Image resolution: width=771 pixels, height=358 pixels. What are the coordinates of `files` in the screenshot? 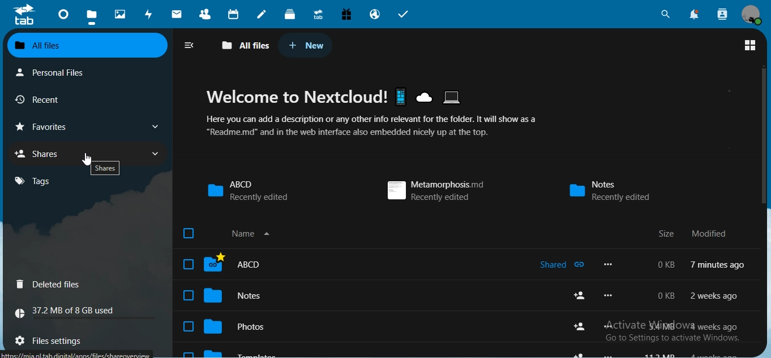 It's located at (91, 15).